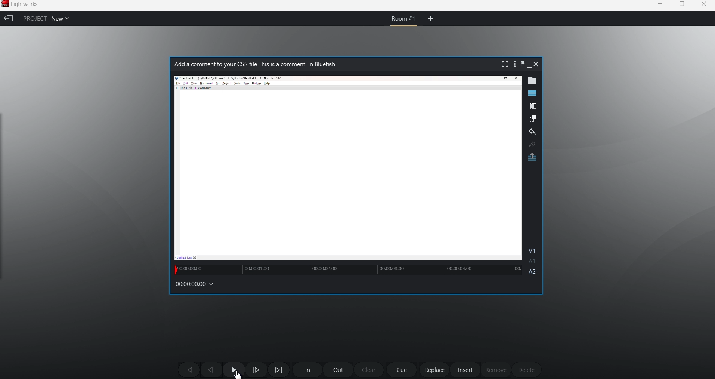 The width and height of the screenshot is (715, 379). What do you see at coordinates (211, 370) in the screenshot?
I see `move one frame backward` at bounding box center [211, 370].